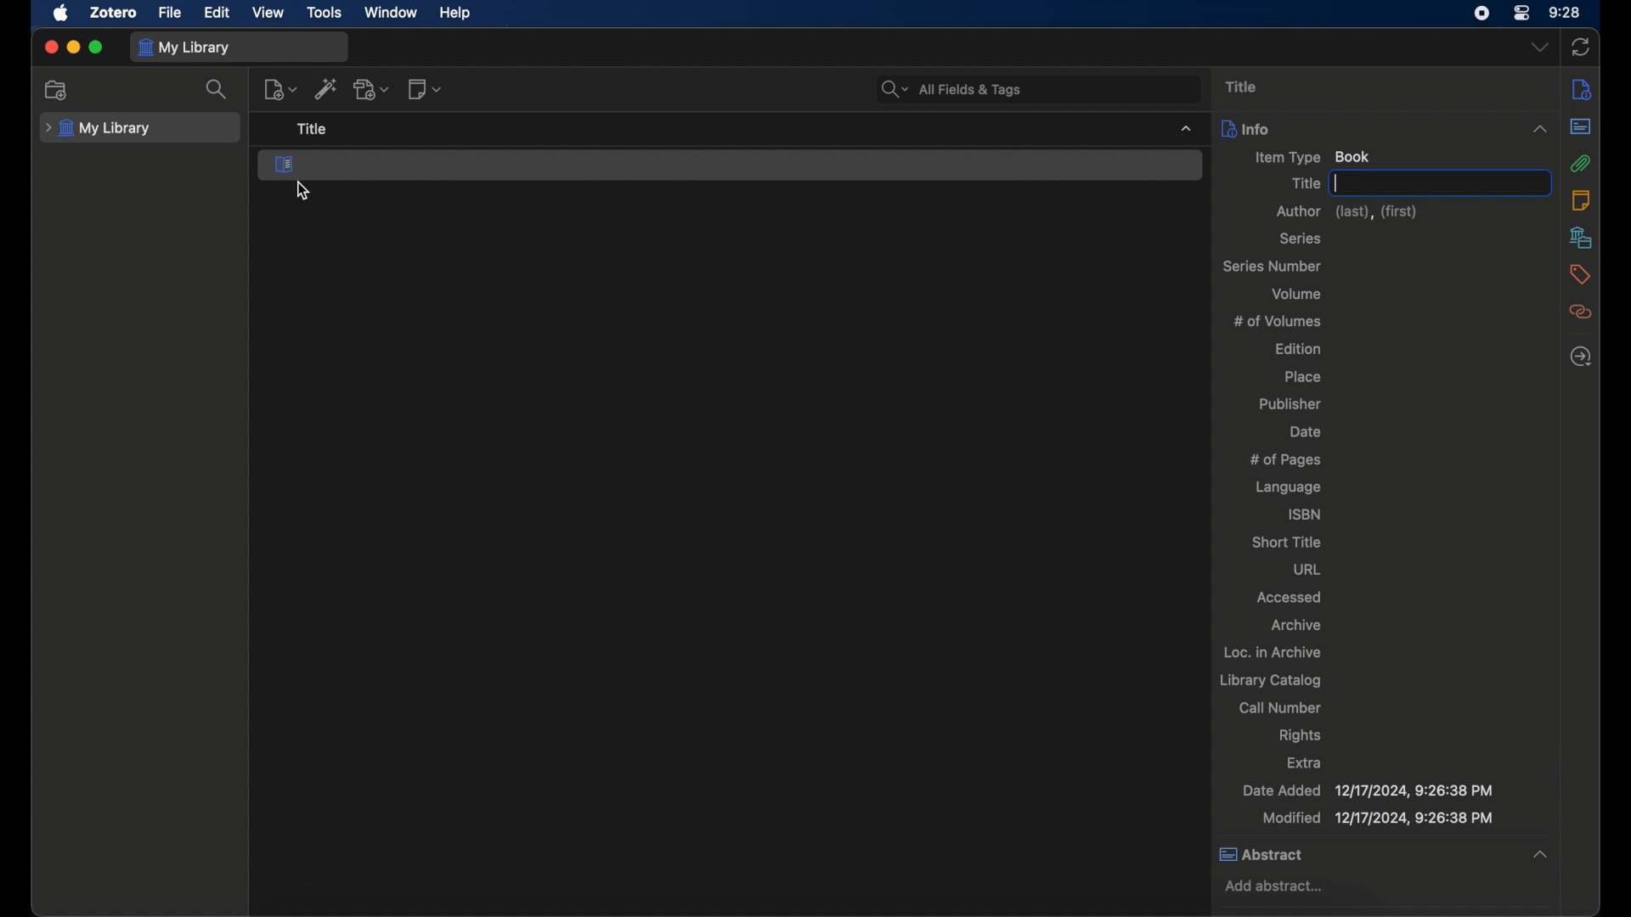 The width and height of the screenshot is (1631, 917). Describe the element at coordinates (1303, 183) in the screenshot. I see `title` at that location.